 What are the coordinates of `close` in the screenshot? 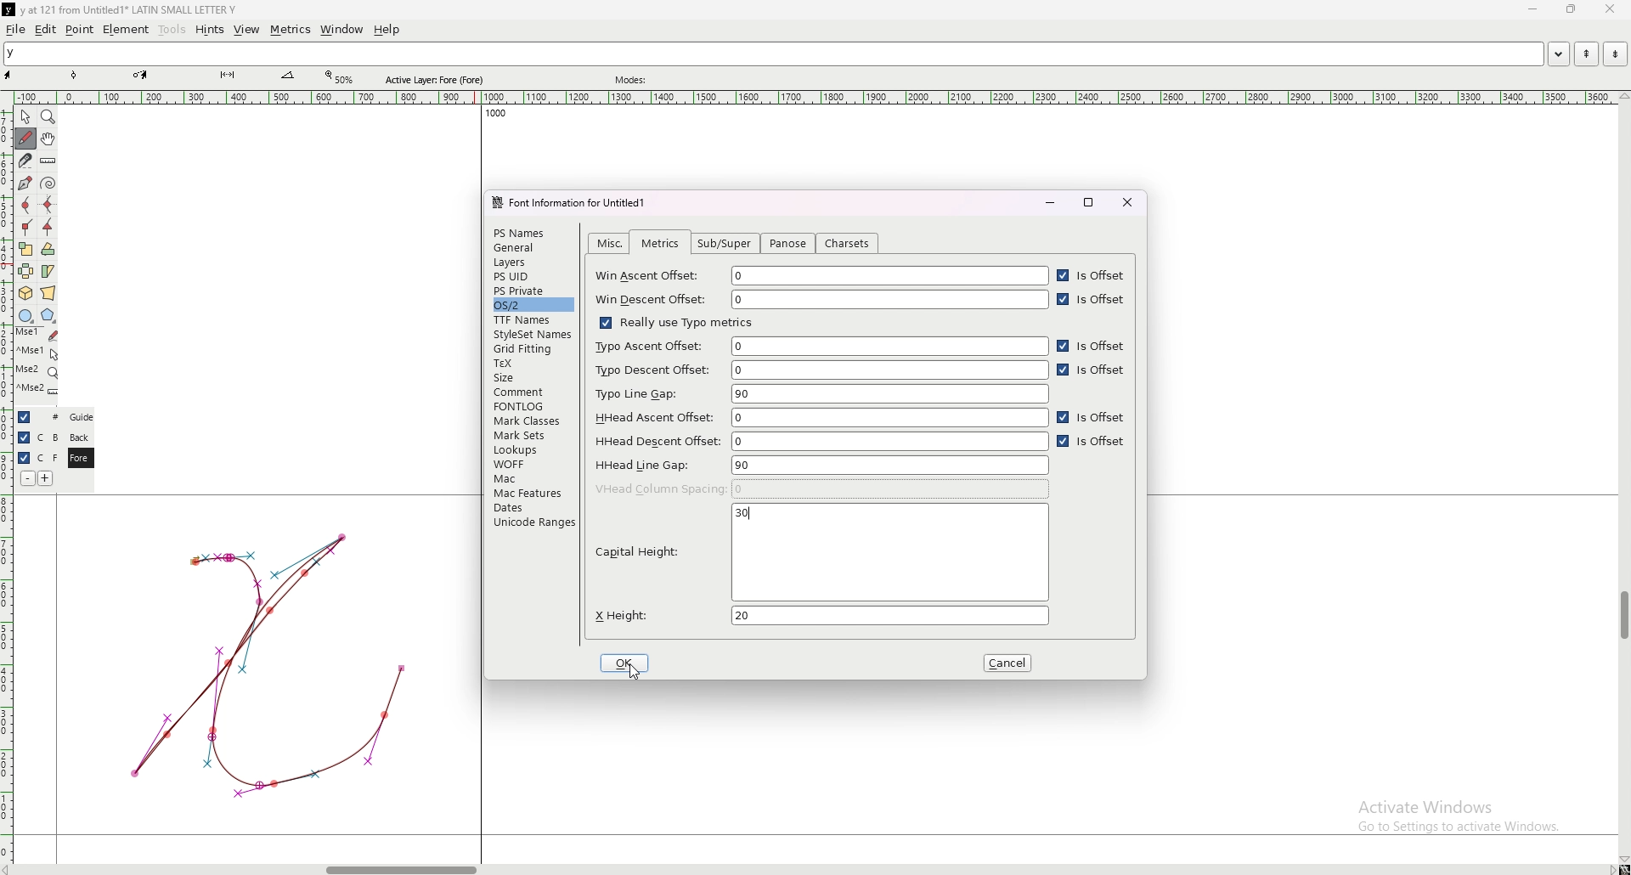 It's located at (1128, 202).